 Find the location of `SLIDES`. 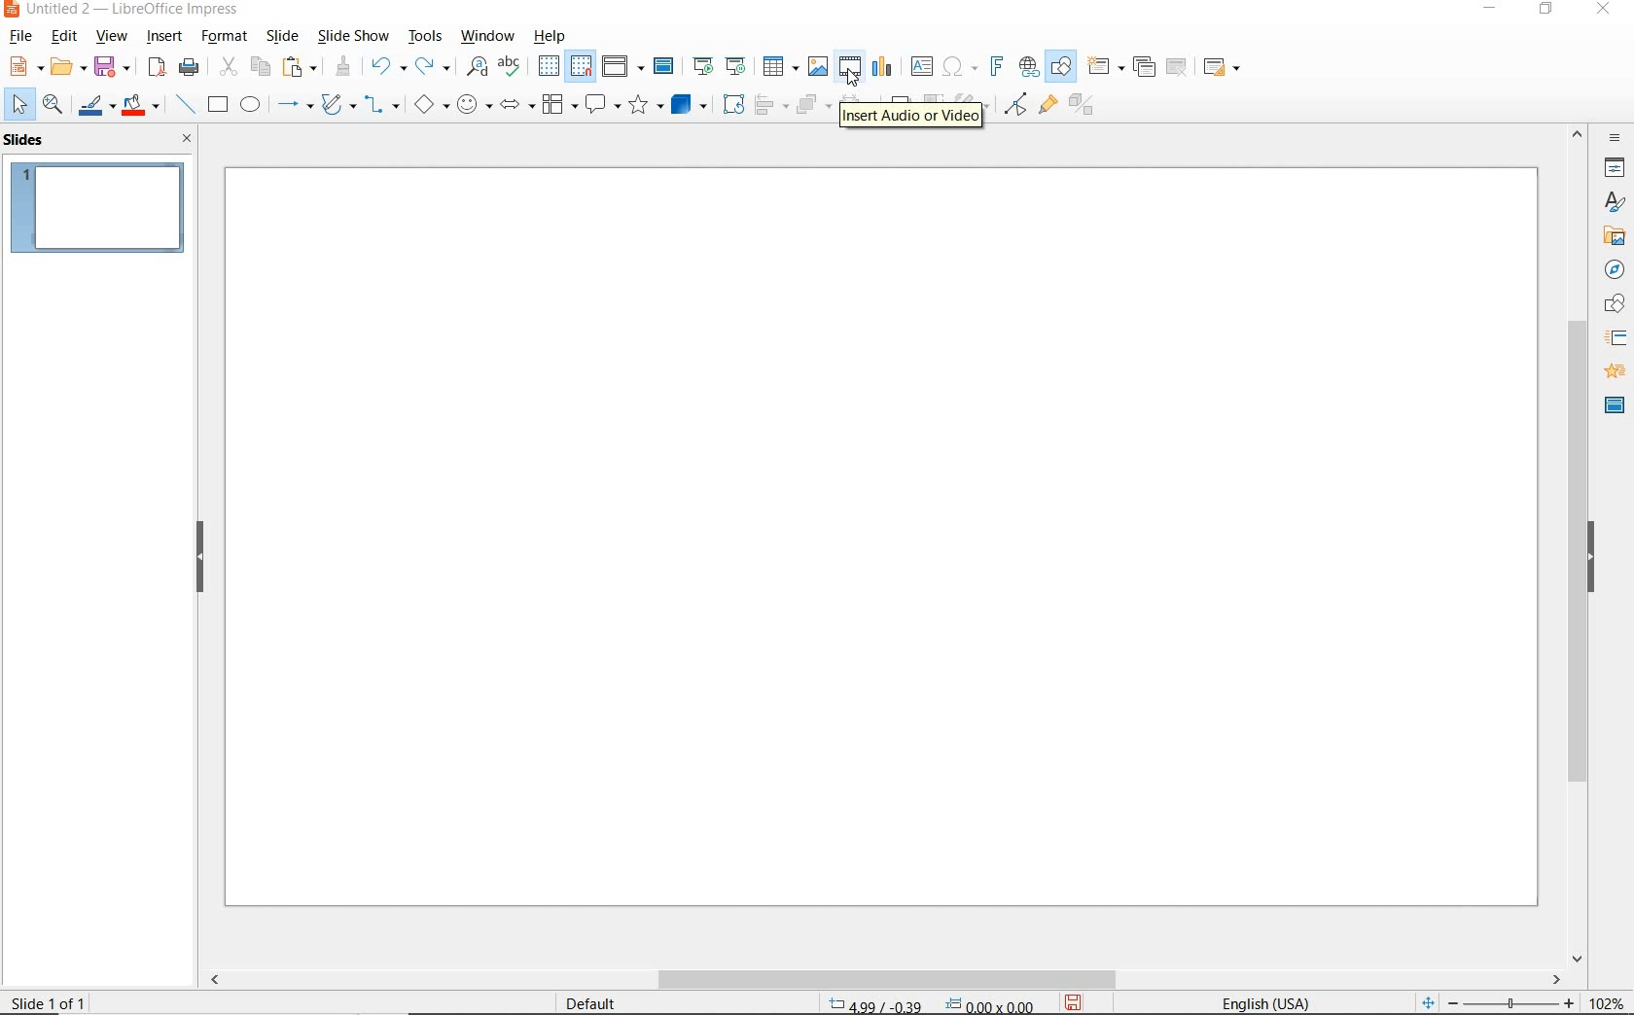

SLIDES is located at coordinates (25, 141).